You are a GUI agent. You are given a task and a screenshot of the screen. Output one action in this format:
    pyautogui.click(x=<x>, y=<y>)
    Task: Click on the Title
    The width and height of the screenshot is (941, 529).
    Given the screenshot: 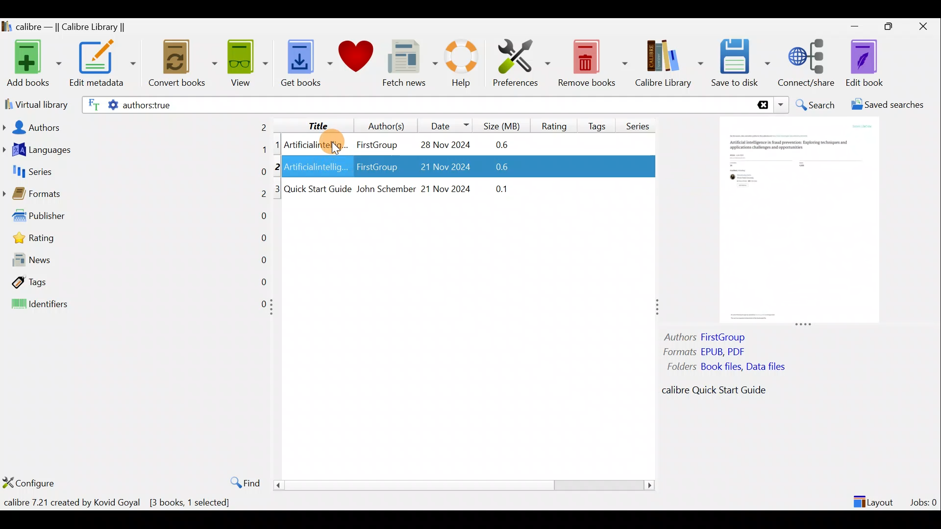 What is the action you would take?
    pyautogui.click(x=310, y=124)
    